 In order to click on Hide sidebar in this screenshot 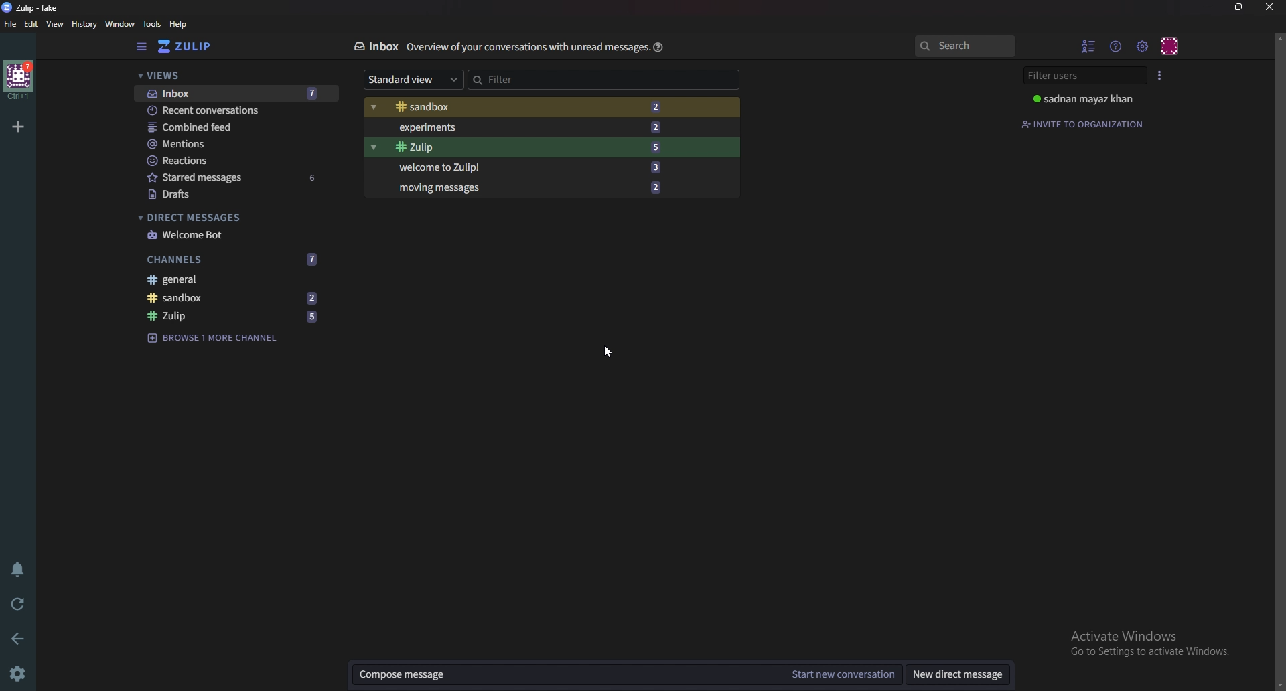, I will do `click(141, 47)`.